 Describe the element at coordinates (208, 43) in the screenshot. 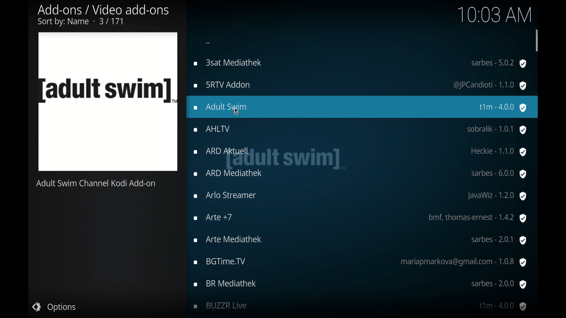

I see `dot icon` at that location.